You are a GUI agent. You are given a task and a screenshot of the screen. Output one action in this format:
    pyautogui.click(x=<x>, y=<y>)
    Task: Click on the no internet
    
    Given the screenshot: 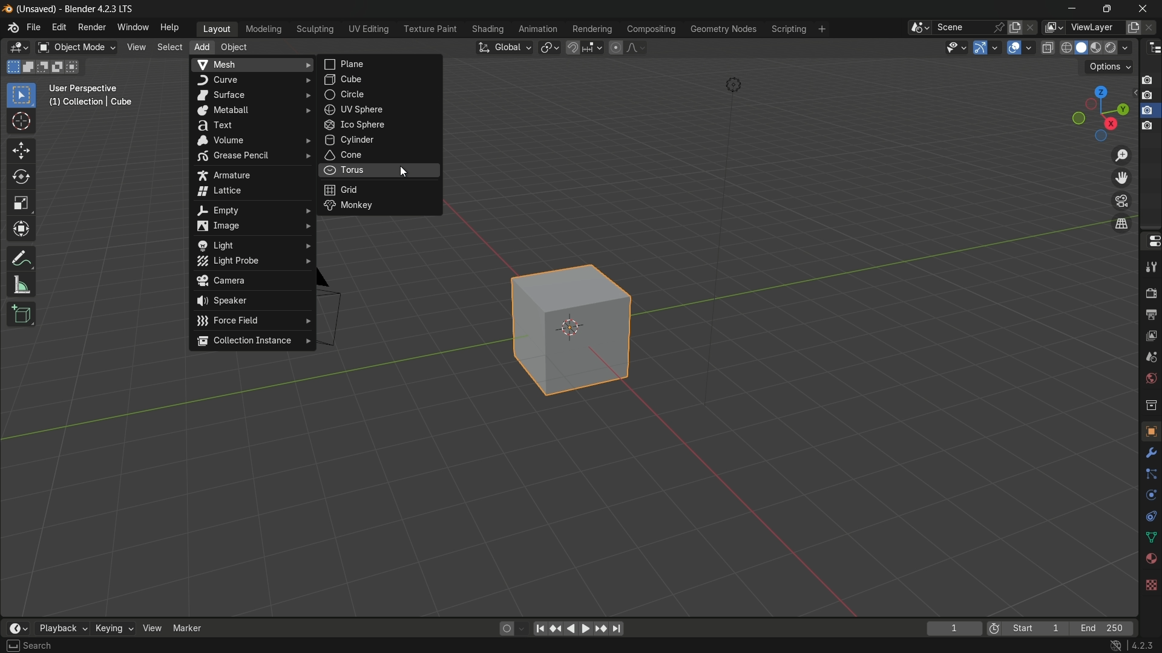 What is the action you would take?
    pyautogui.click(x=1113, y=646)
    